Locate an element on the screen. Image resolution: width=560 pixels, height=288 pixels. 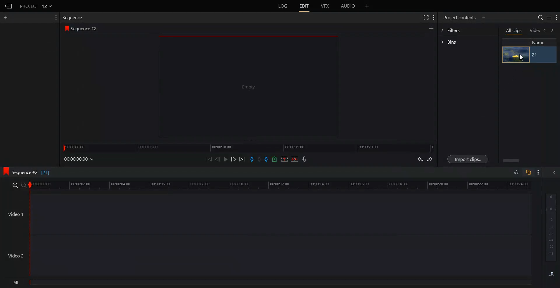
LR is located at coordinates (551, 273).